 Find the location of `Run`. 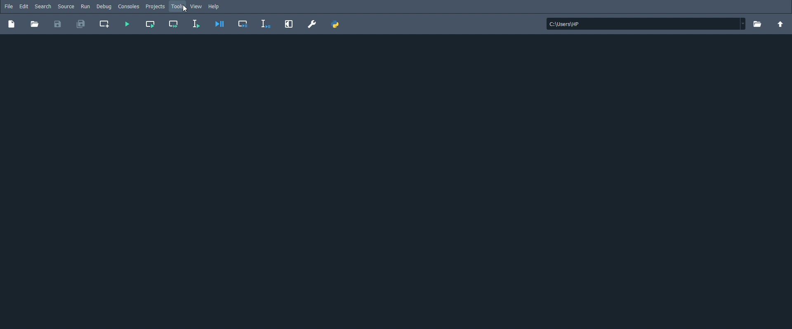

Run is located at coordinates (85, 7).